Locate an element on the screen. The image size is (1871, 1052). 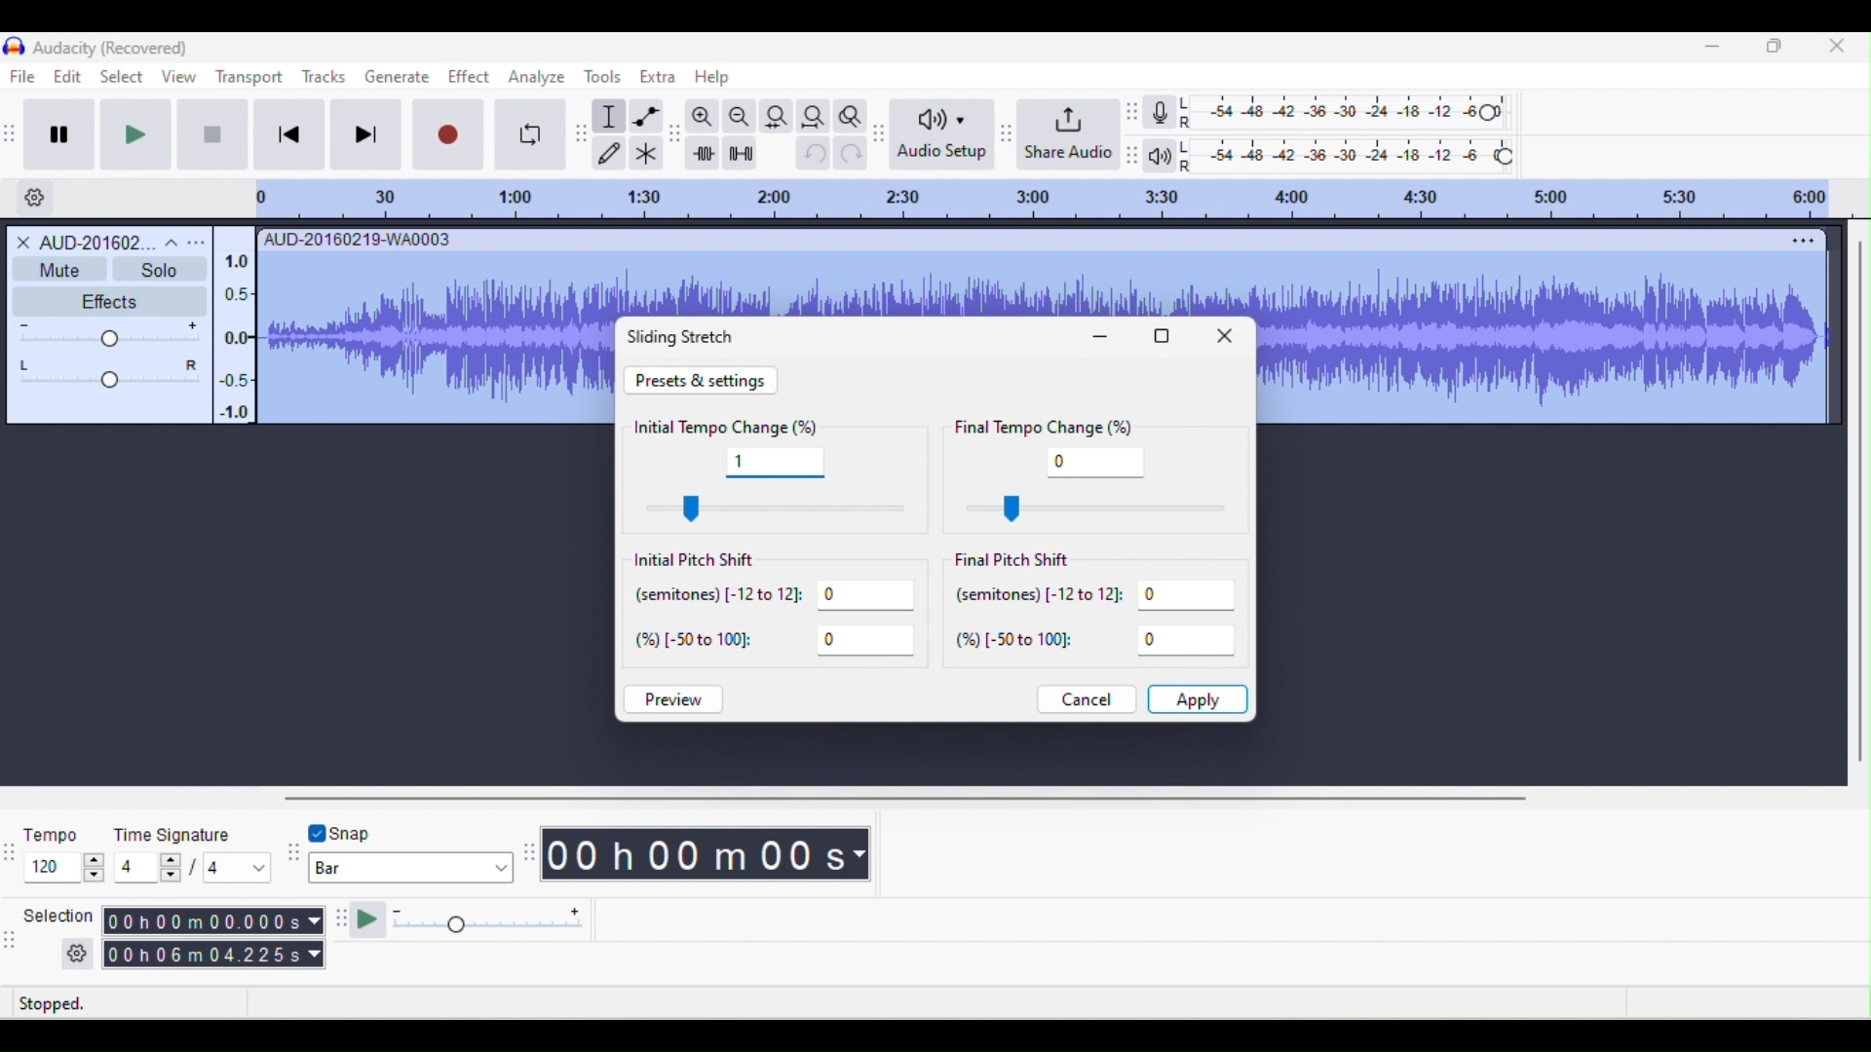
00 h 00 m 00.000 s is located at coordinates (213, 920).